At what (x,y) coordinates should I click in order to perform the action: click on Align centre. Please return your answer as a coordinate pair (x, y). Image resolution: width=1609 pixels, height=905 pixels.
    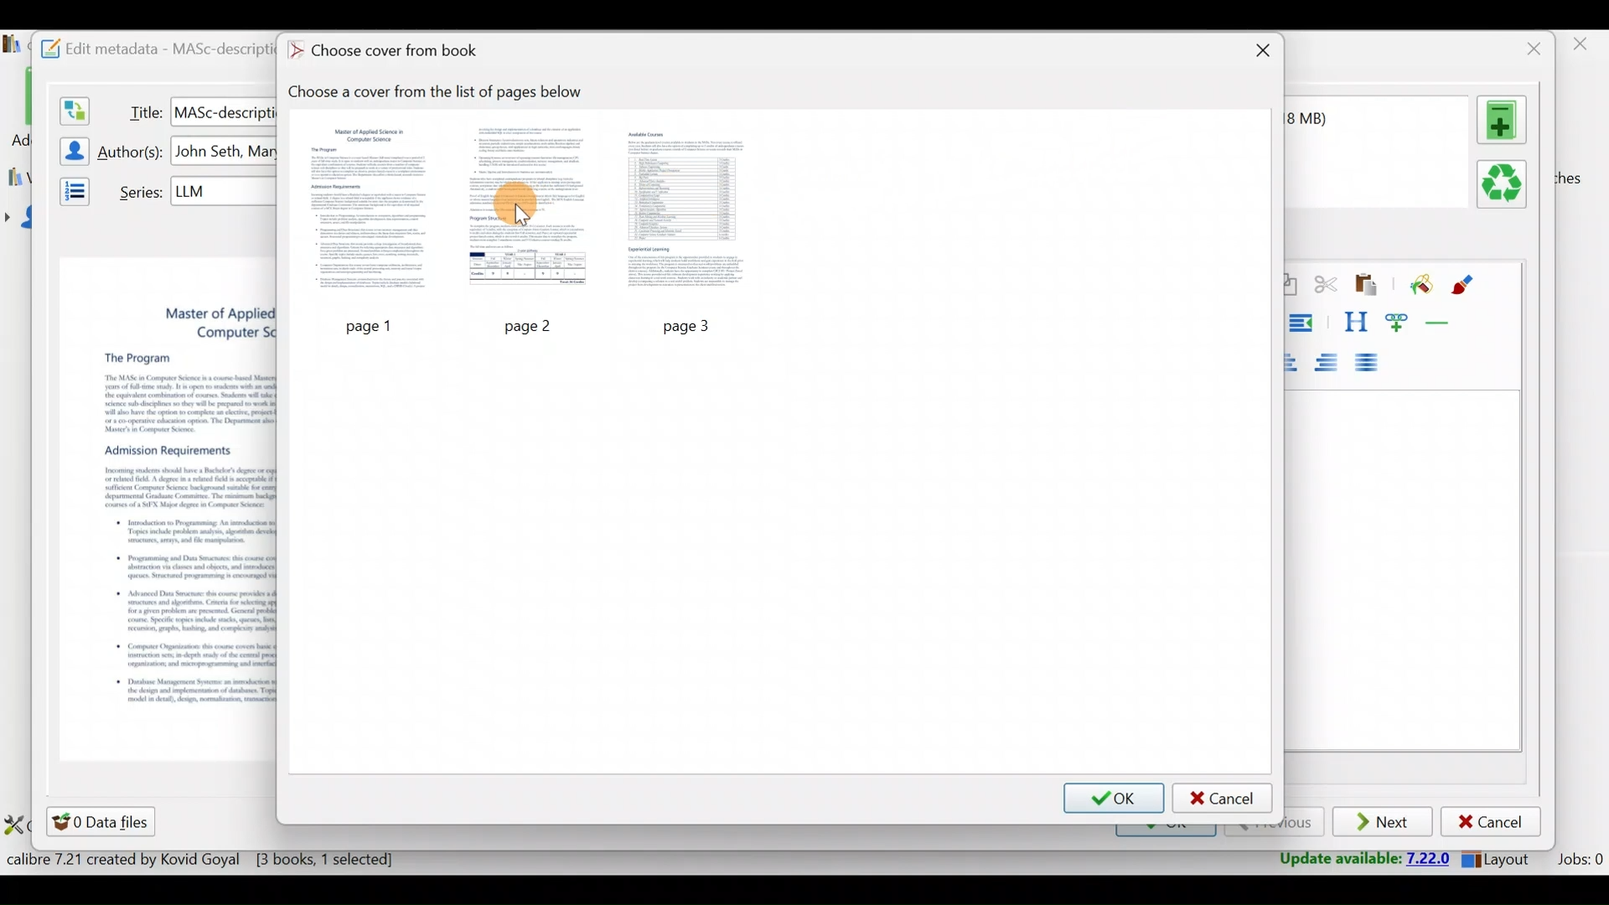
    Looking at the image, I should click on (1299, 359).